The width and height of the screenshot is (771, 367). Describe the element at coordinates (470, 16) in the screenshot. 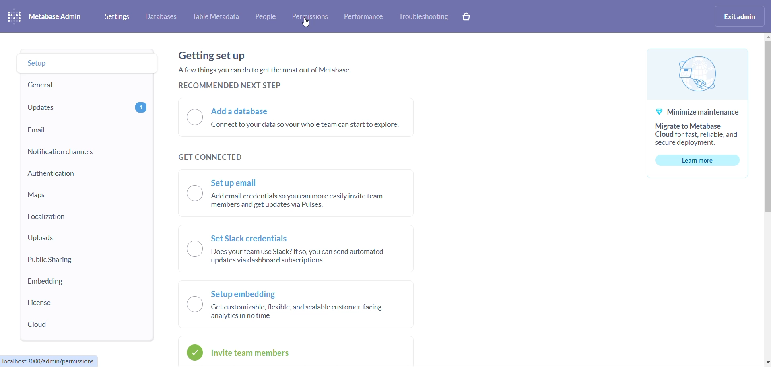

I see `paid version` at that location.